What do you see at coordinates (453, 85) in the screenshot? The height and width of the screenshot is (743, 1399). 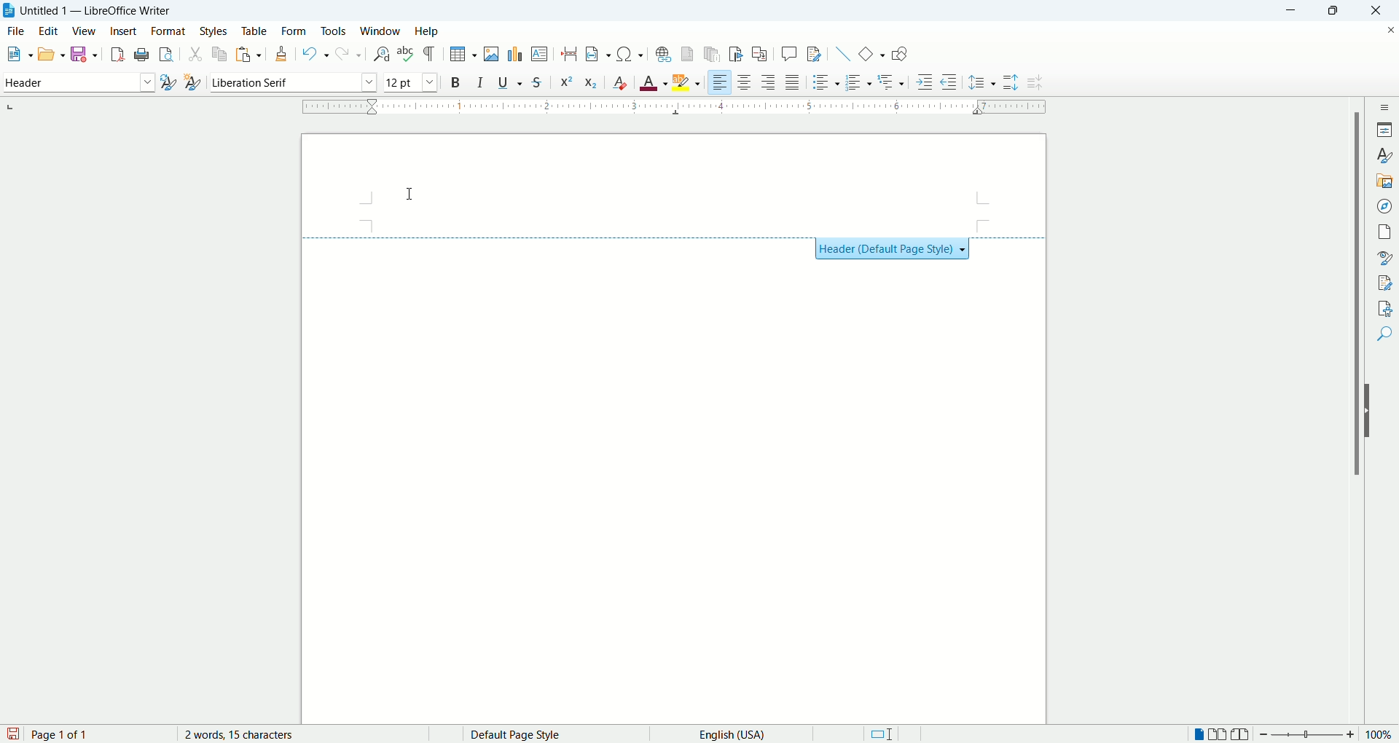 I see `bold` at bounding box center [453, 85].